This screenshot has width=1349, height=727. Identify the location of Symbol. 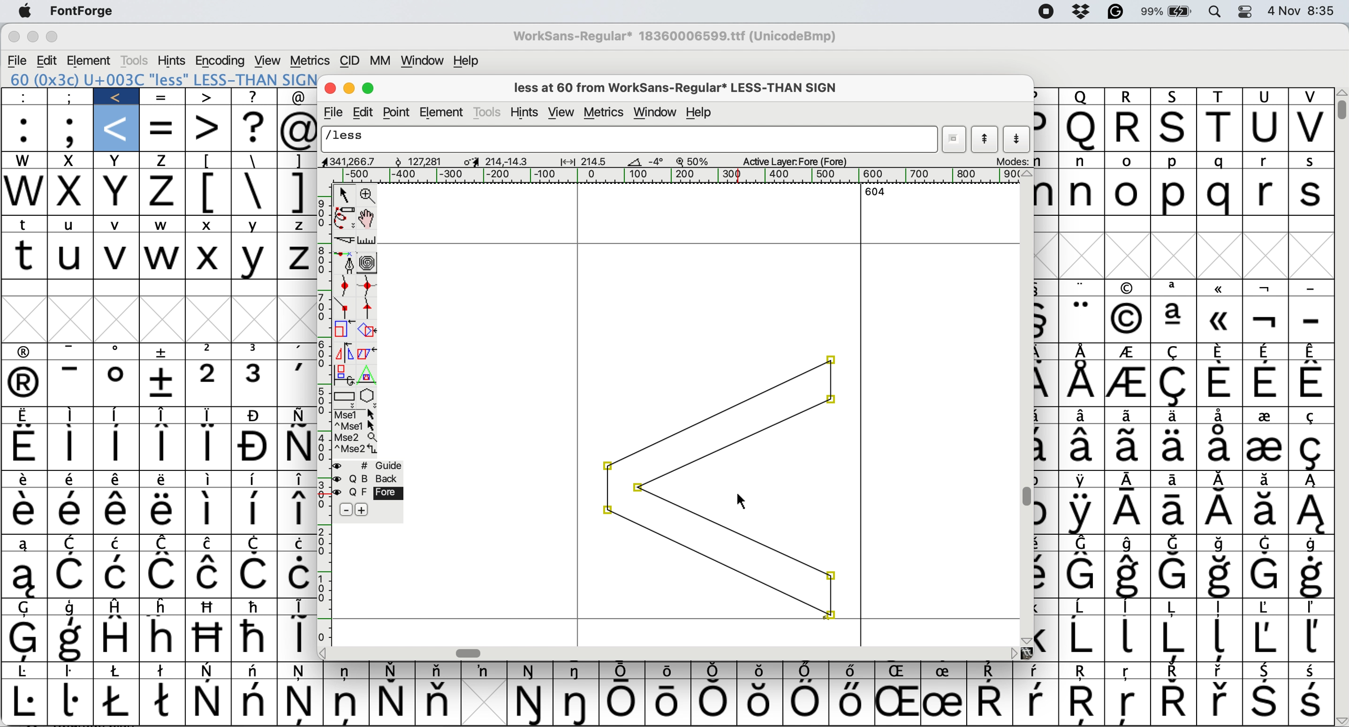
(1313, 415).